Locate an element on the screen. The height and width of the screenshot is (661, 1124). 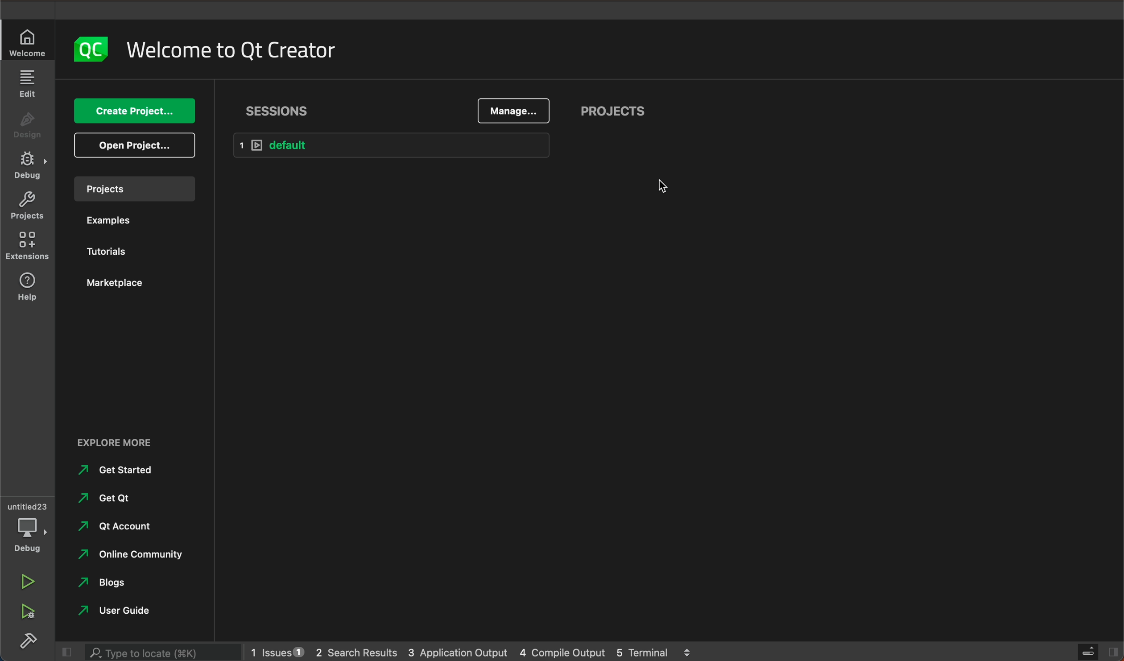
cursor is located at coordinates (667, 186).